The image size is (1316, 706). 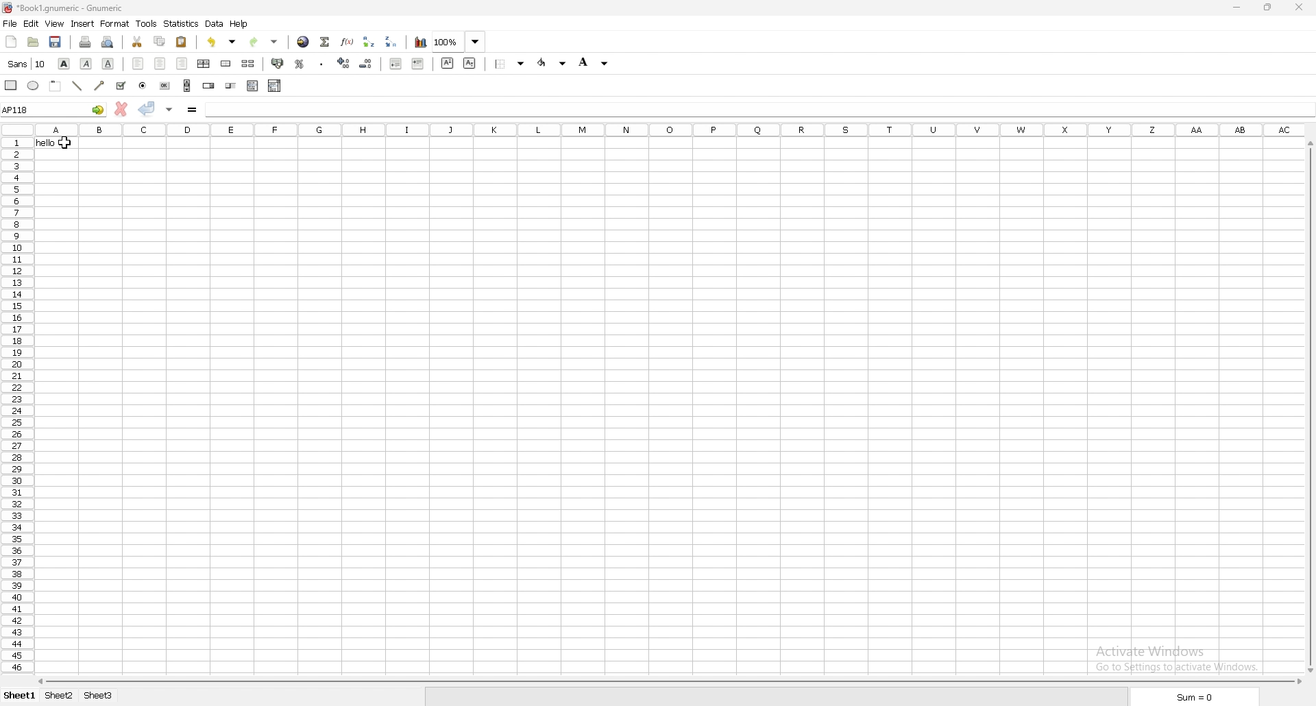 I want to click on close, so click(x=1299, y=8).